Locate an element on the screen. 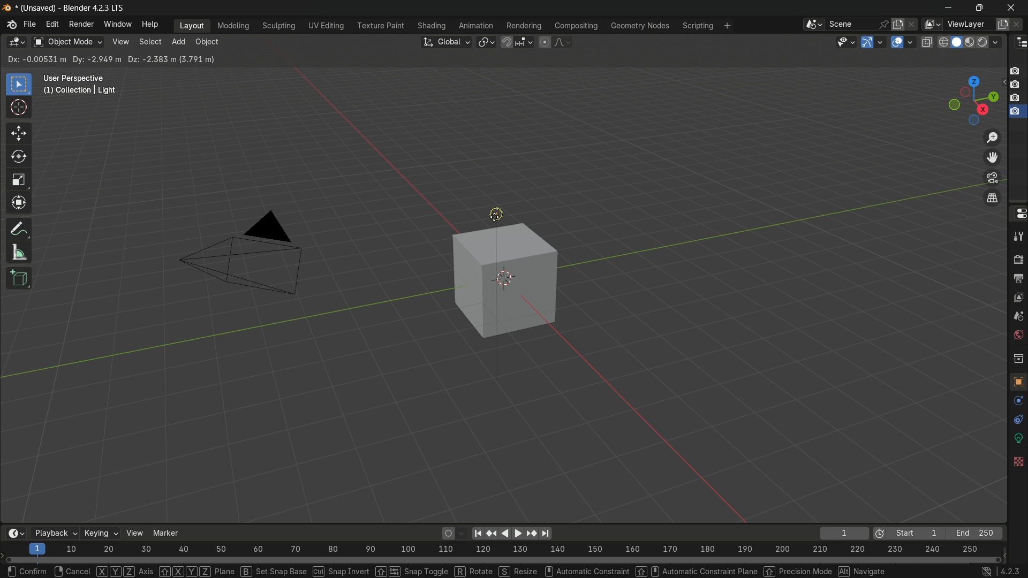 This screenshot has width=1028, height=578. snap is located at coordinates (516, 42).